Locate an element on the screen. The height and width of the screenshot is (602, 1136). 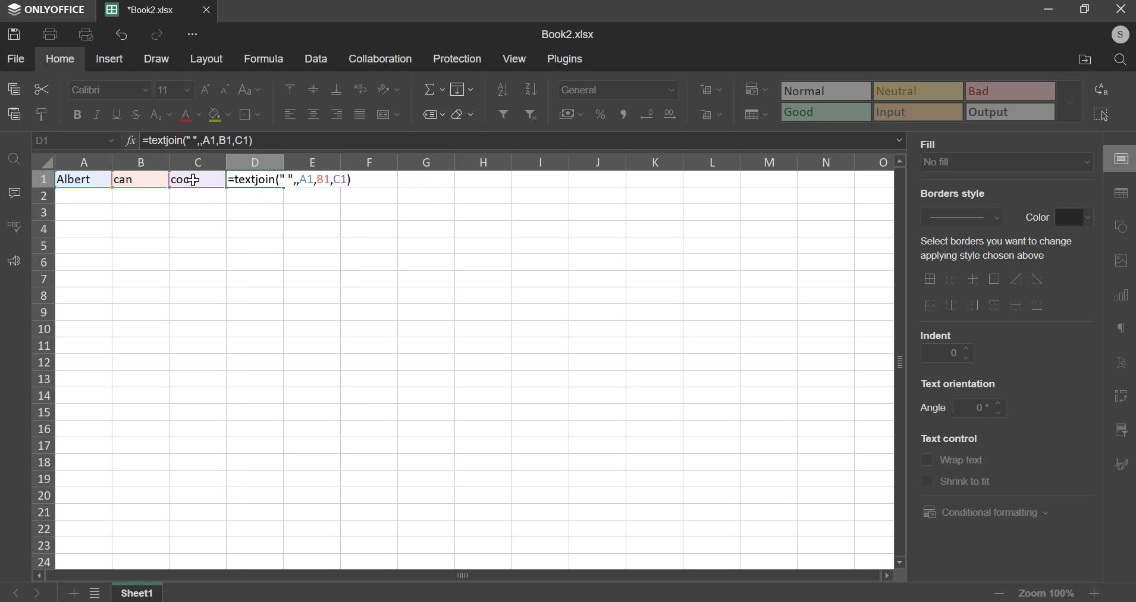
align center is located at coordinates (313, 115).